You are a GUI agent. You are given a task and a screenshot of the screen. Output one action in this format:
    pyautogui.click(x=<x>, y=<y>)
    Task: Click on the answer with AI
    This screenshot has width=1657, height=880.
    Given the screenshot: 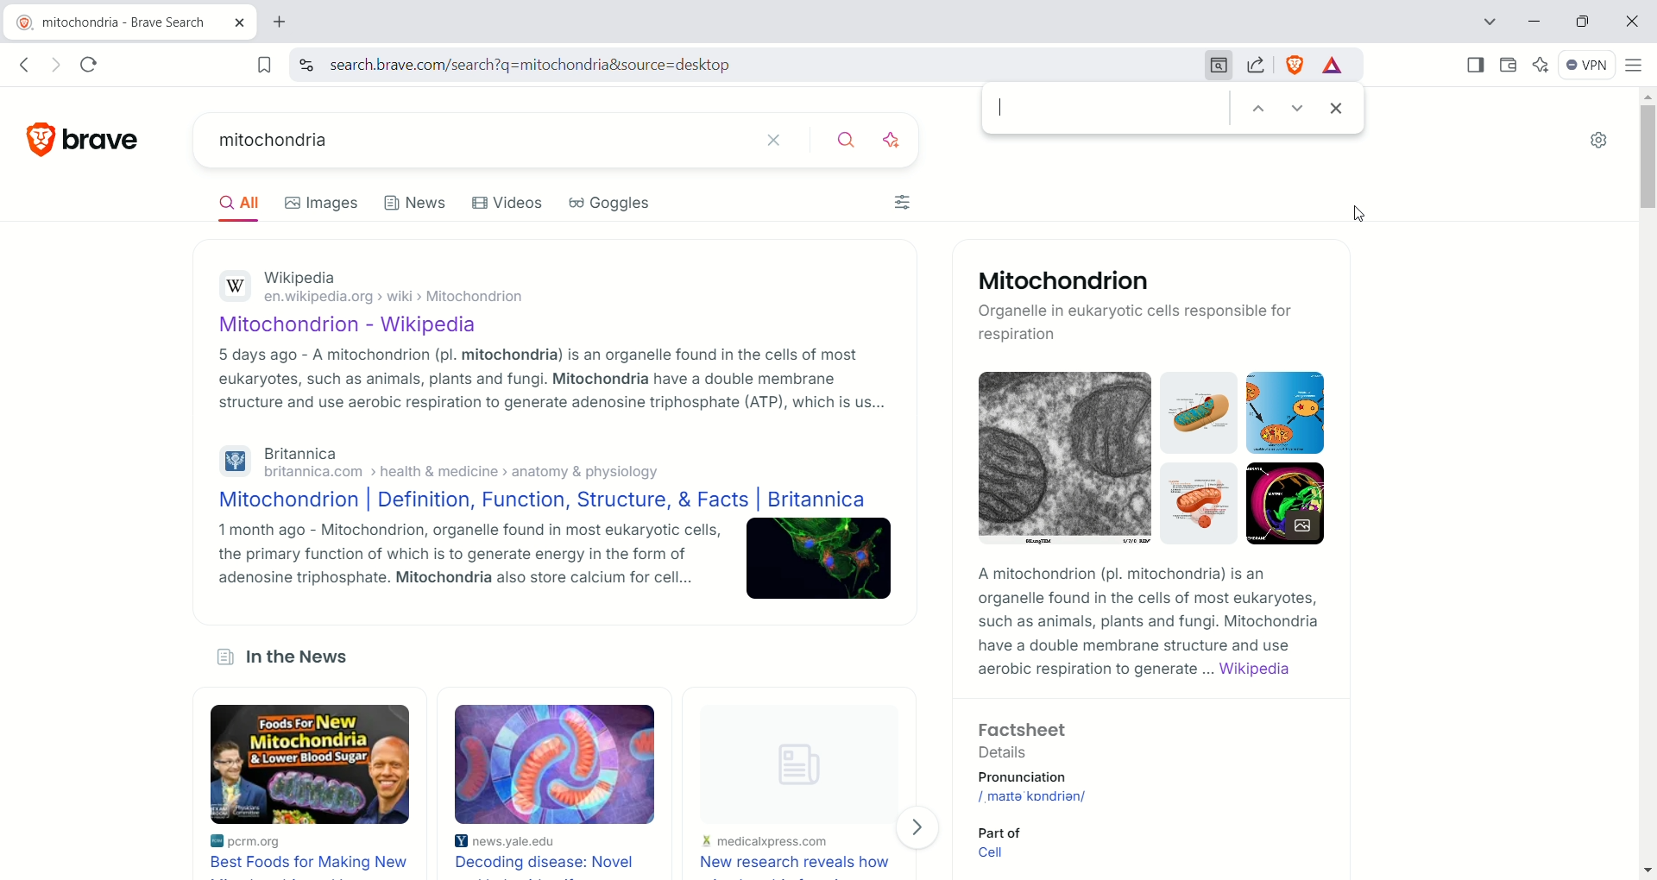 What is the action you would take?
    pyautogui.click(x=893, y=140)
    